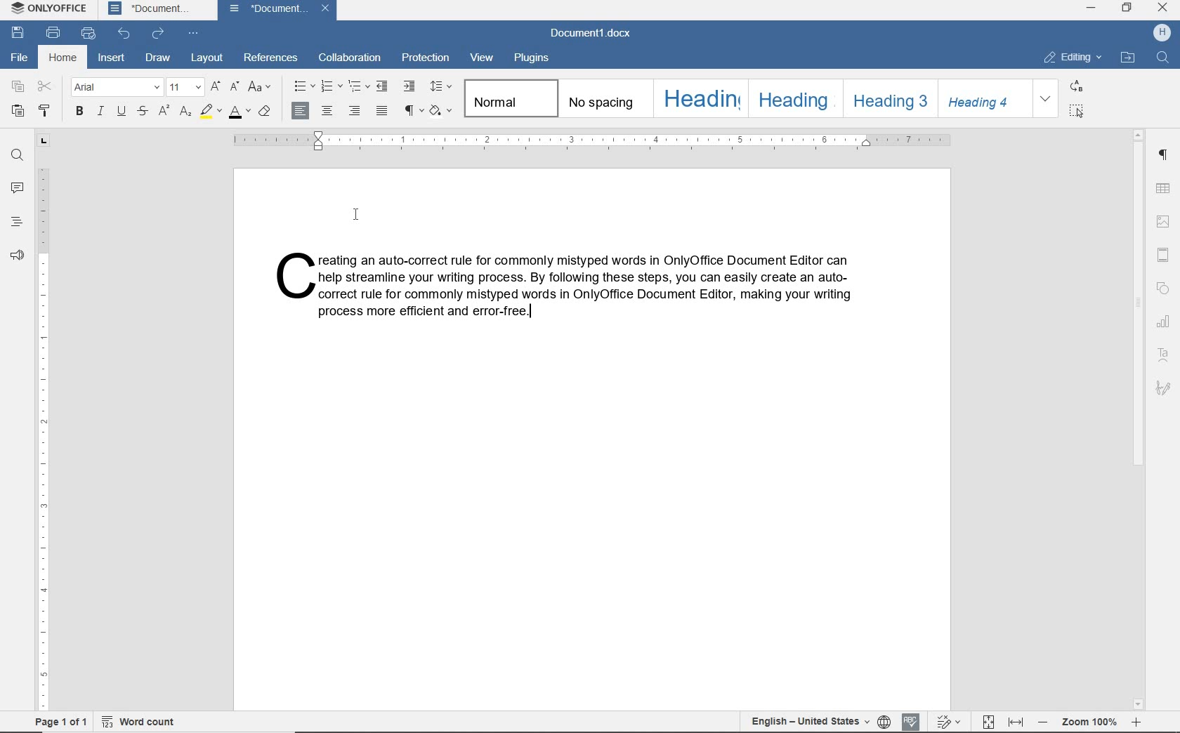  I want to click on Profile, so click(1162, 33).